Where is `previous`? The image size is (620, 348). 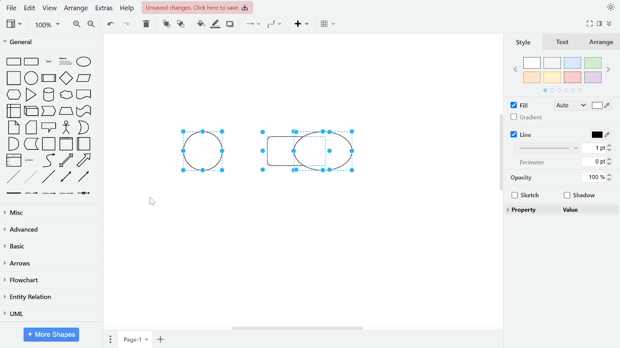 previous is located at coordinates (515, 71).